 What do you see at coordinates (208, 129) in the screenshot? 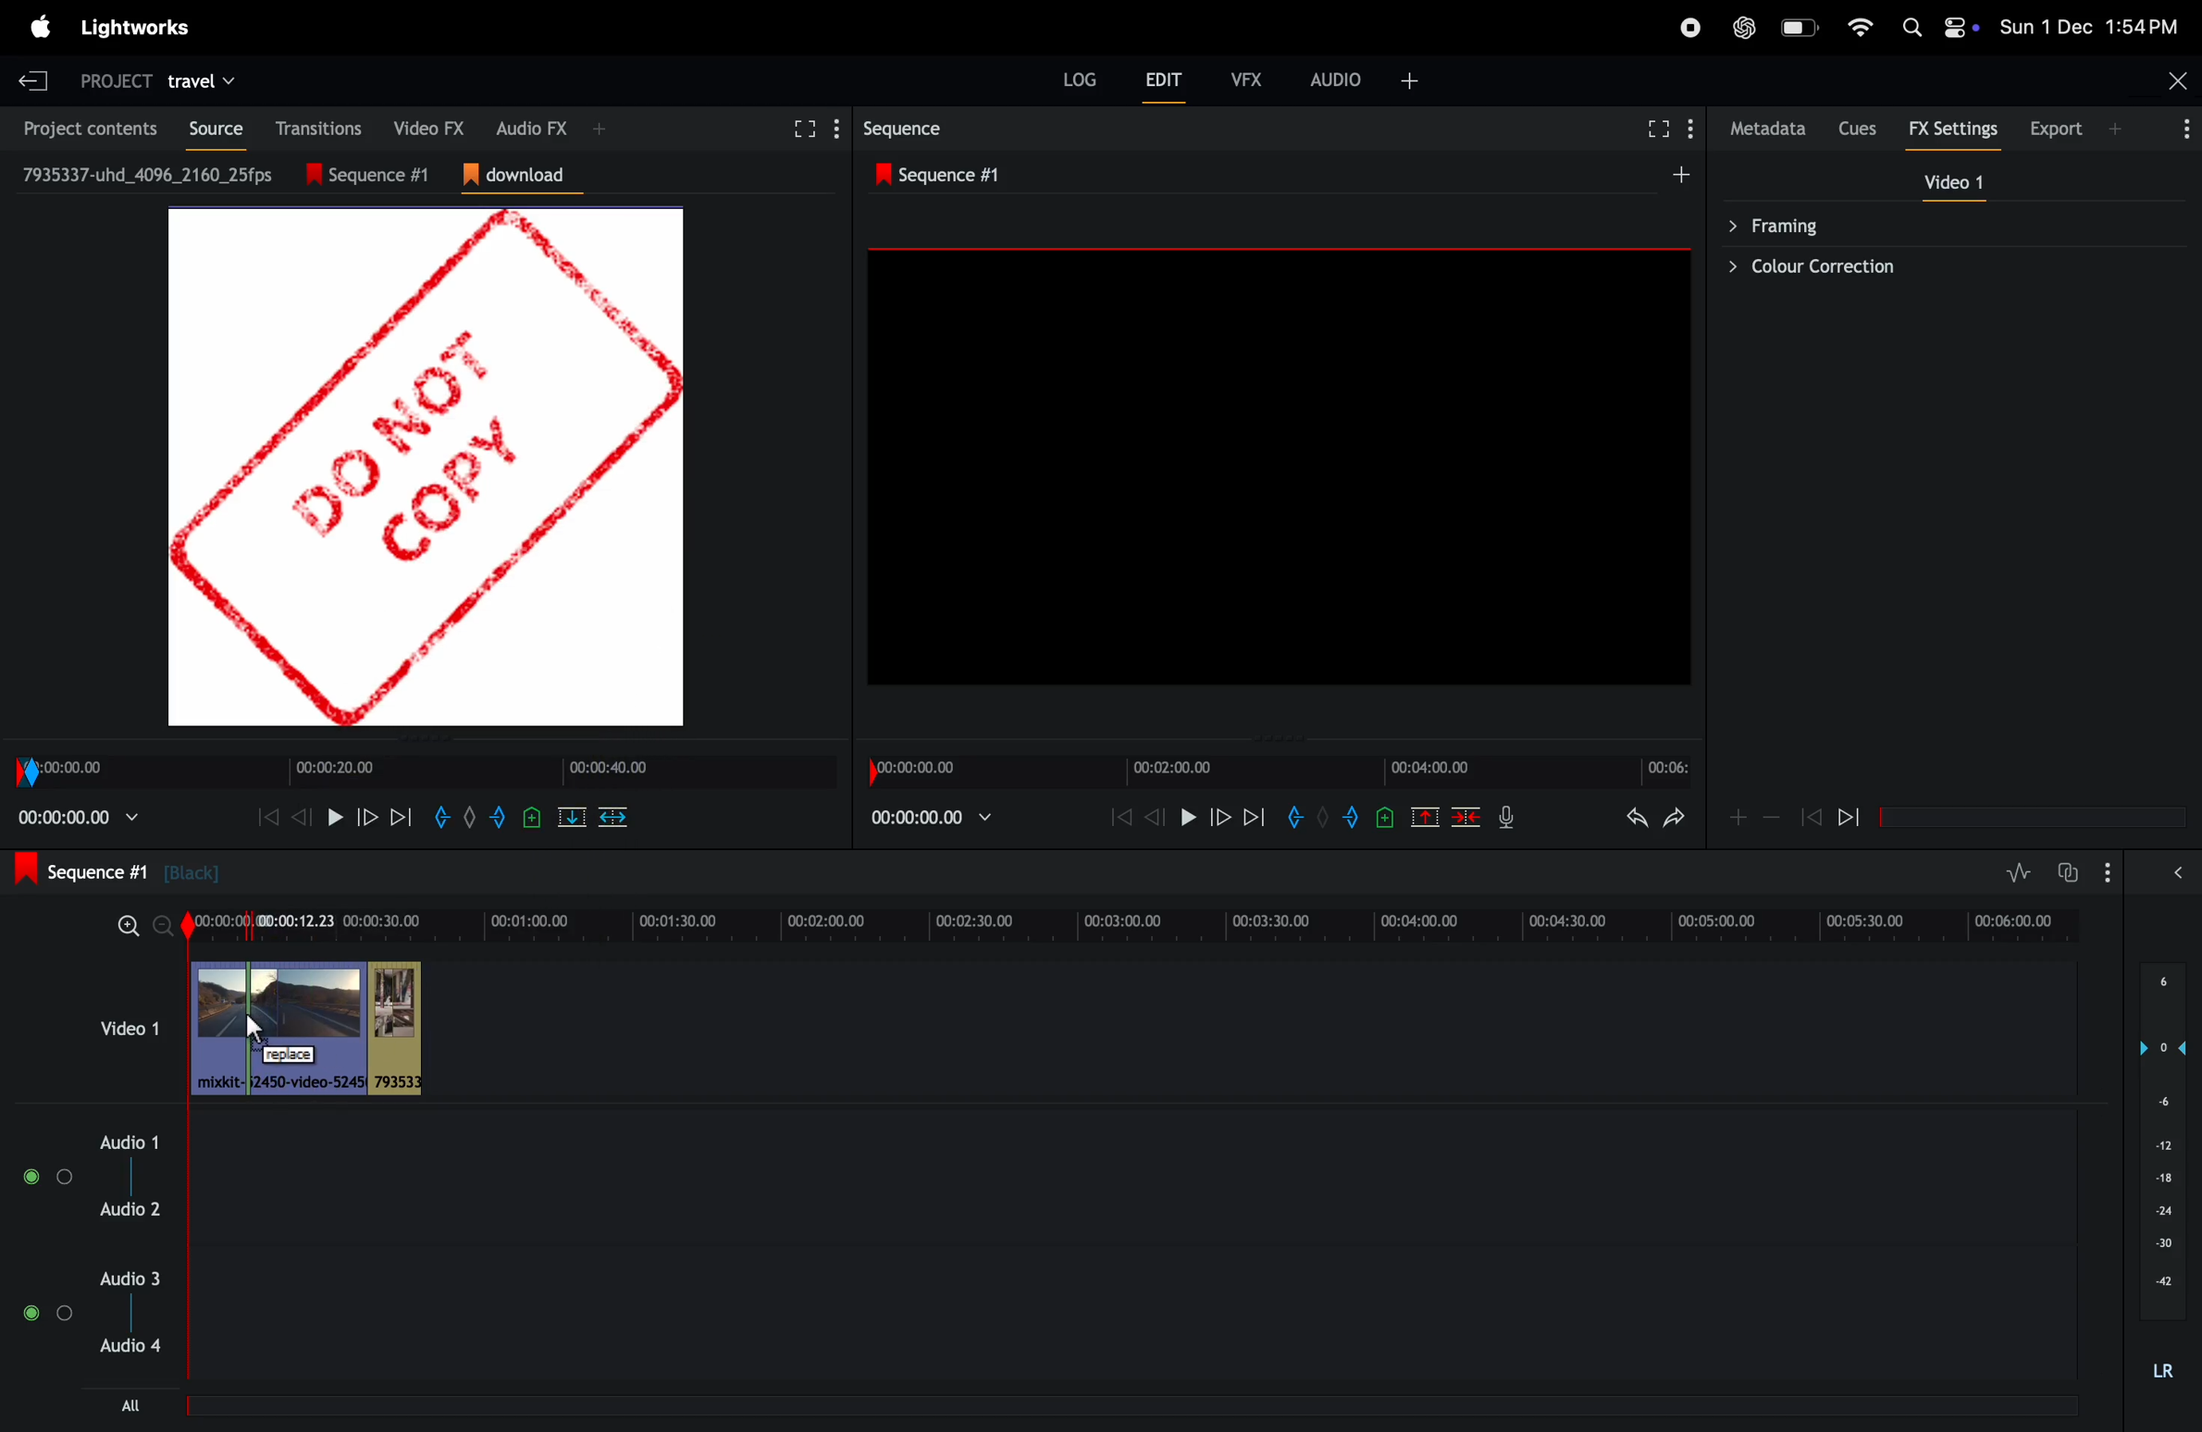
I see `source` at bounding box center [208, 129].